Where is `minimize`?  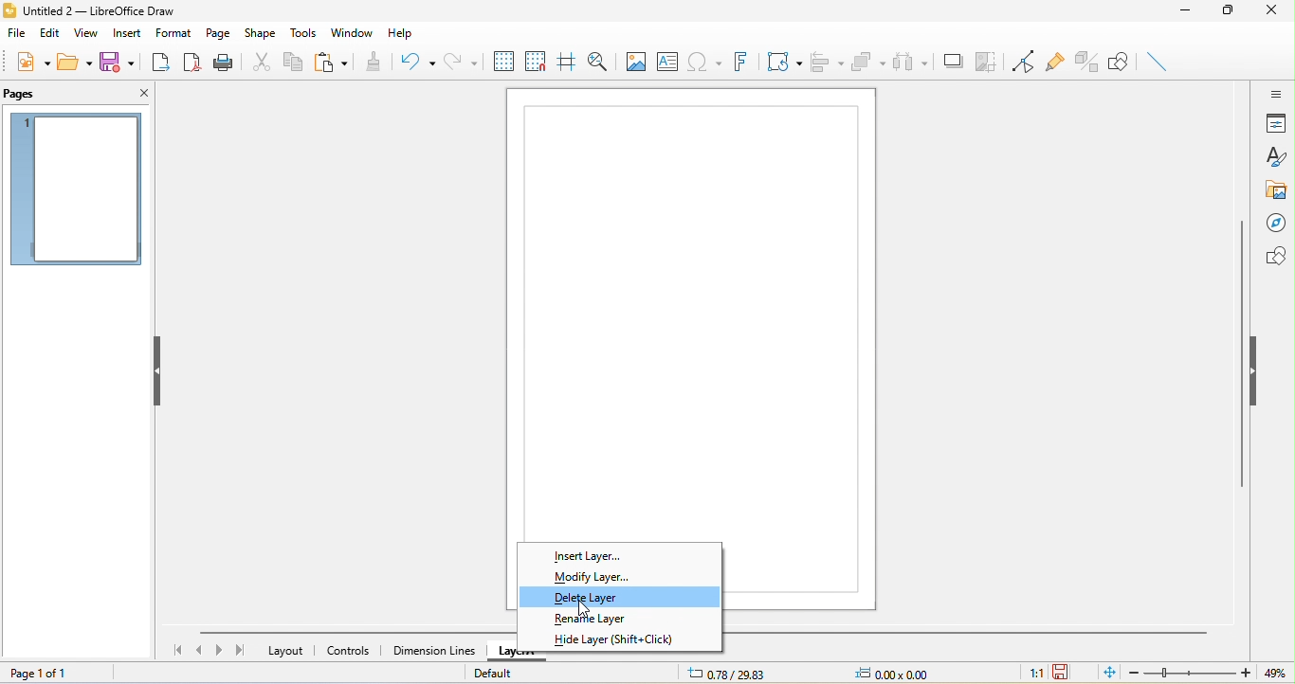
minimize is located at coordinates (1185, 12).